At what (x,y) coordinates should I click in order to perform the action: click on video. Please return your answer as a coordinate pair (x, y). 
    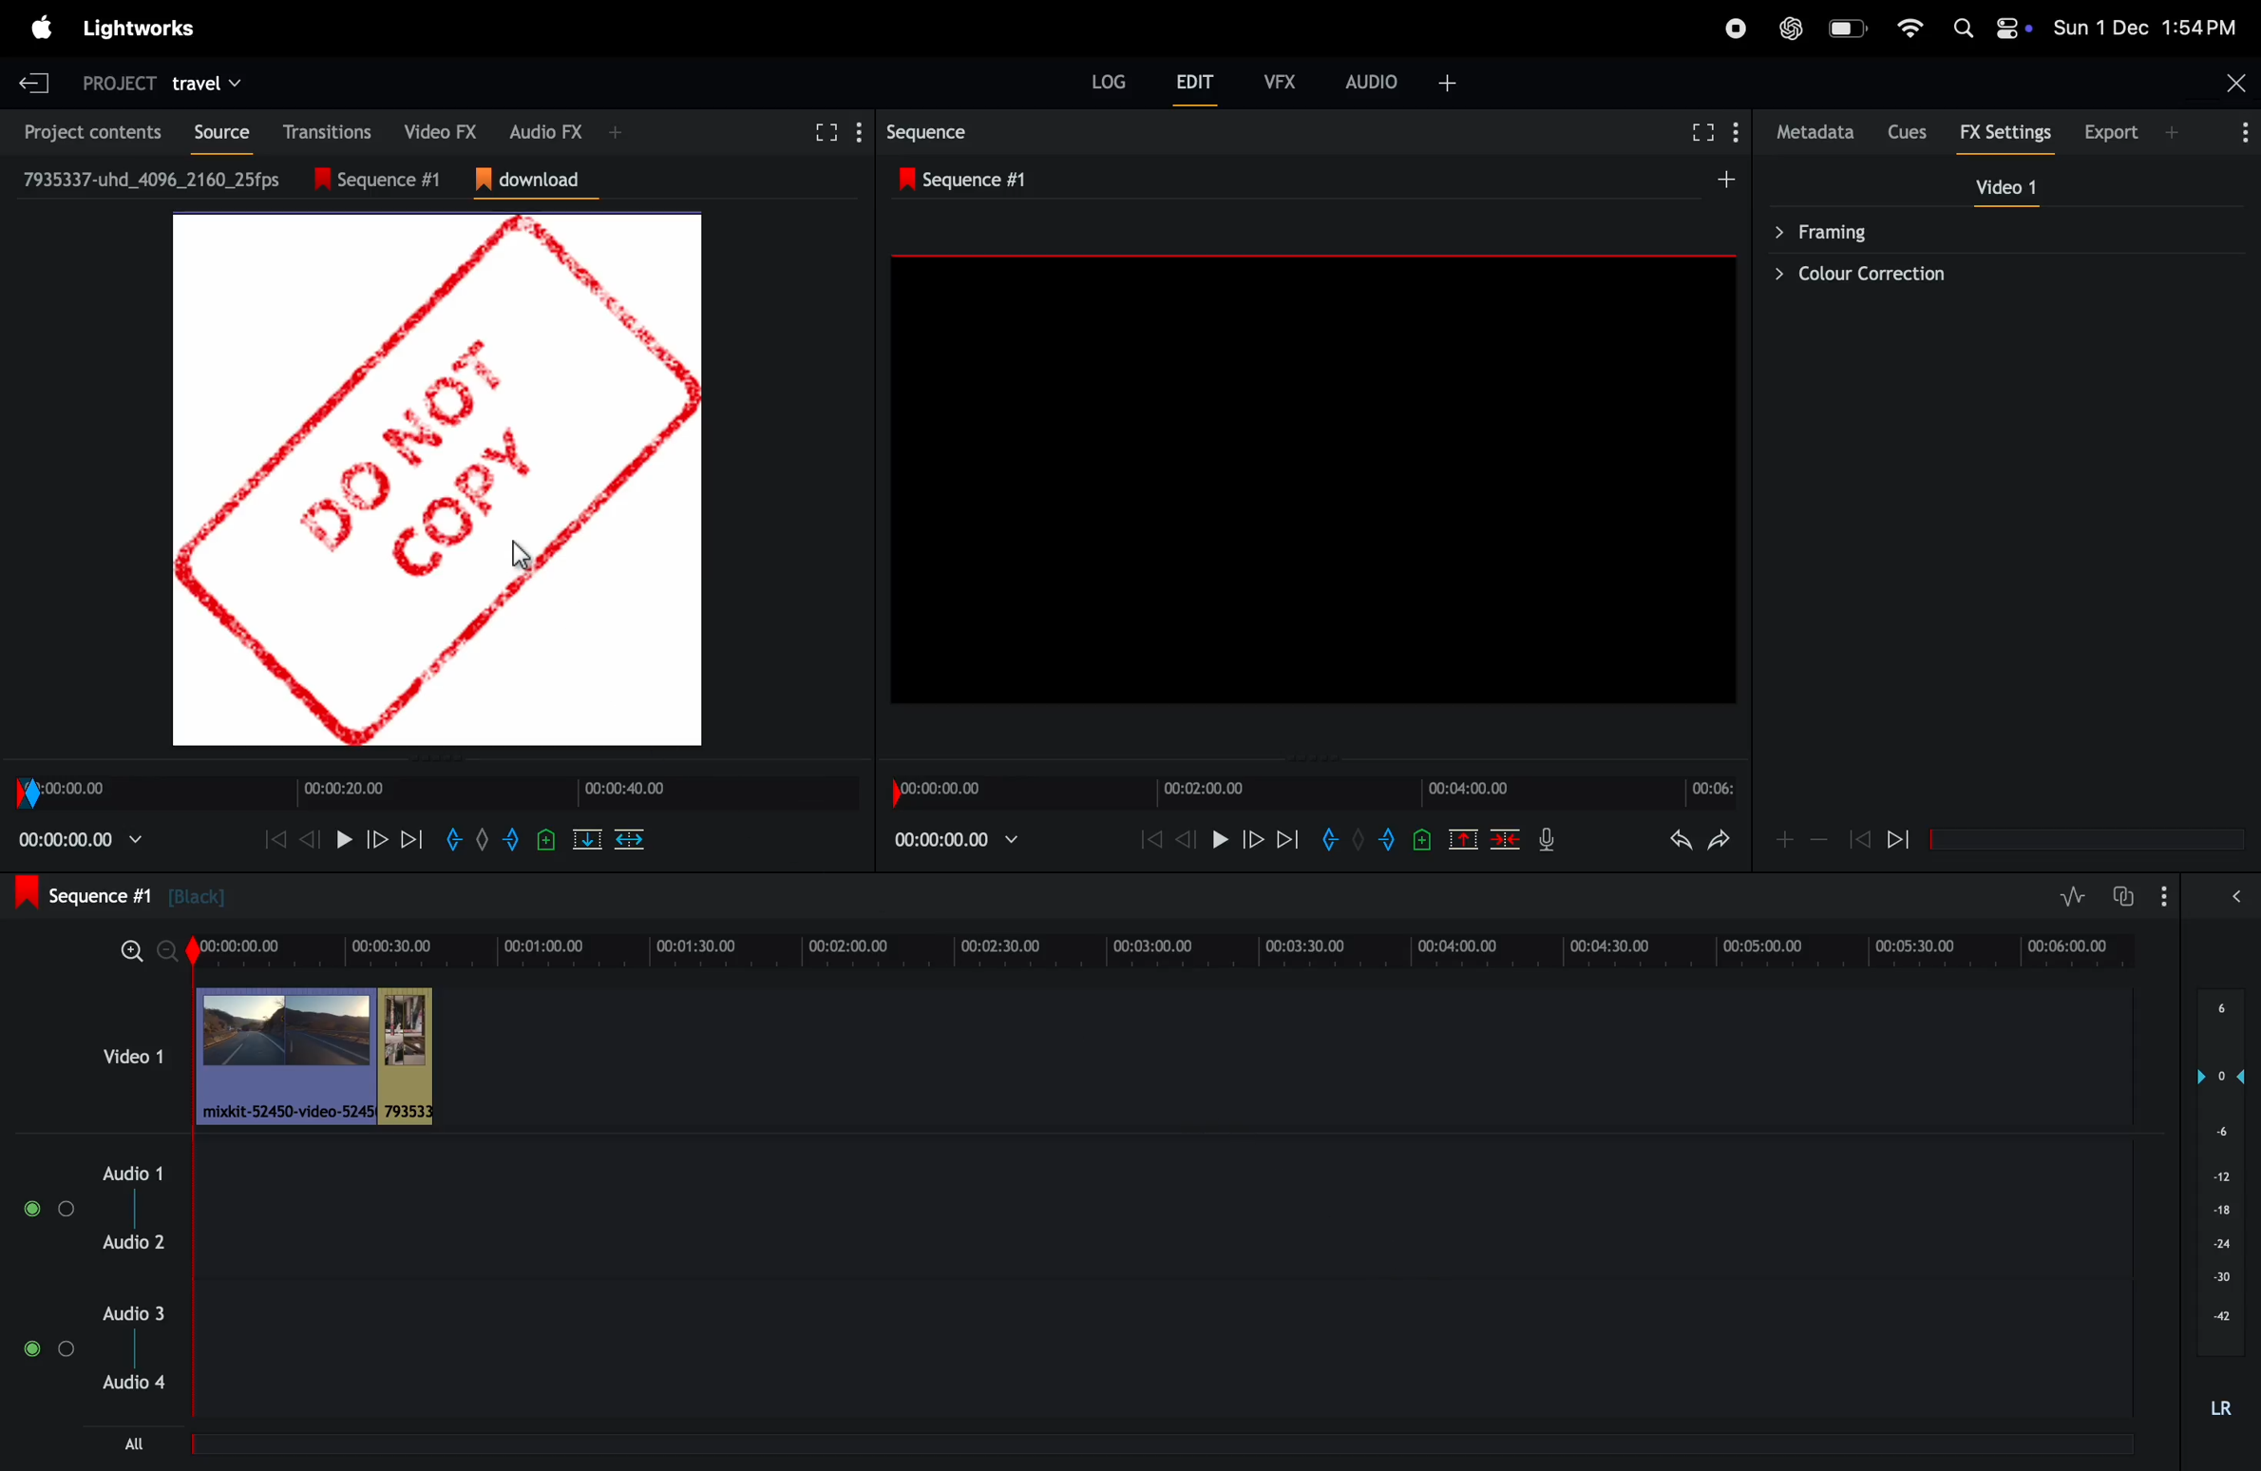
    Looking at the image, I should click on (2005, 186).